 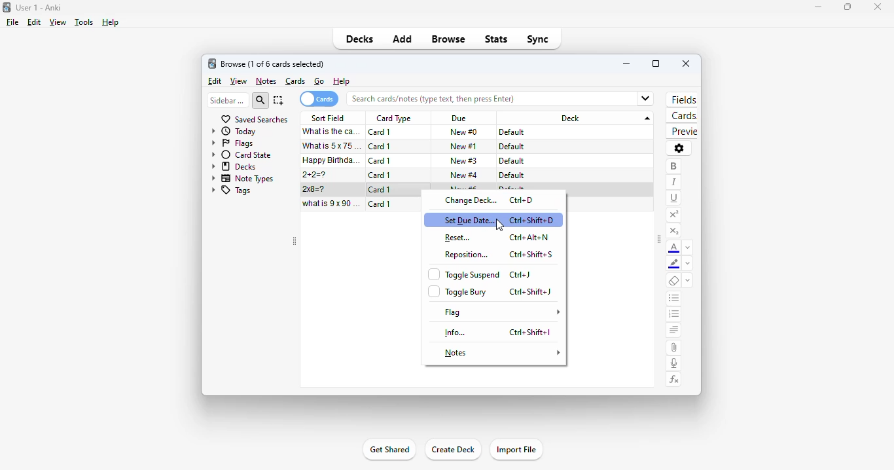 What do you see at coordinates (234, 132) in the screenshot?
I see `today` at bounding box center [234, 132].